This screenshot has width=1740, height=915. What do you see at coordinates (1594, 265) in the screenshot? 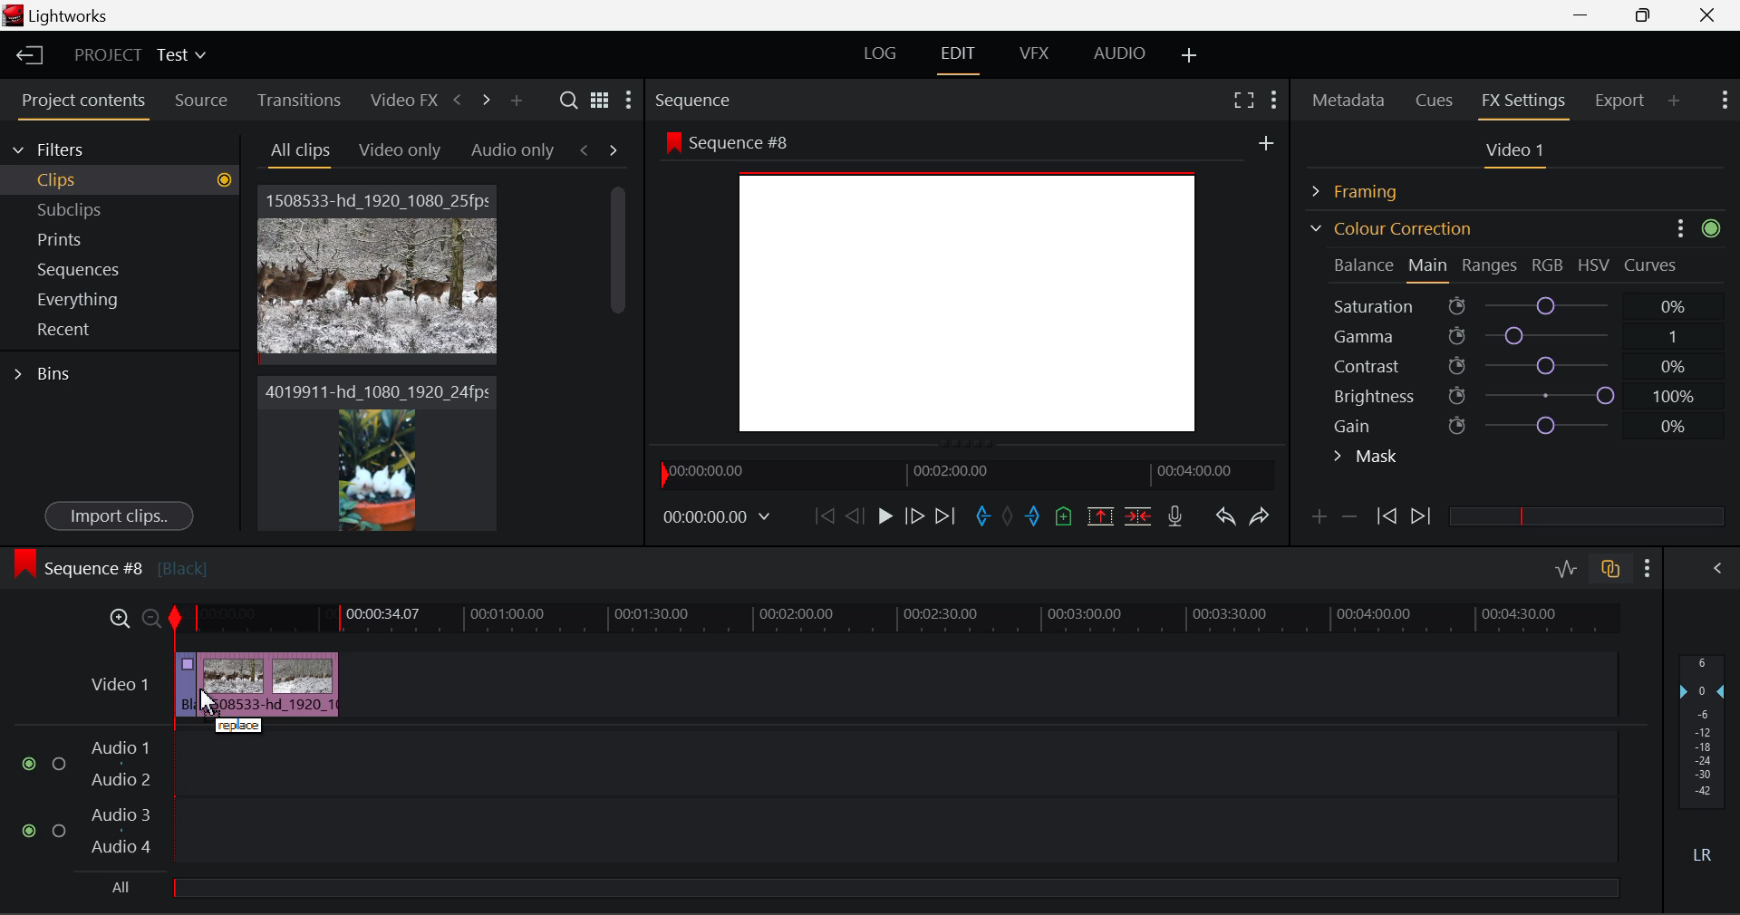
I see `HSV` at bounding box center [1594, 265].